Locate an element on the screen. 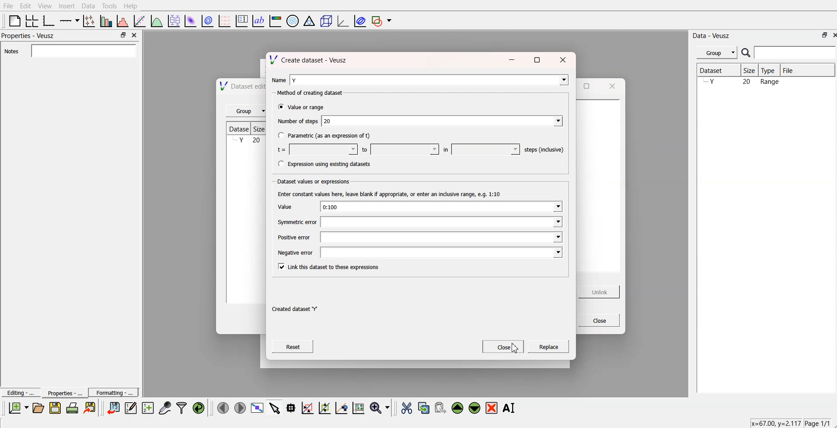 The width and height of the screenshot is (837, 428). histogram of dataset is located at coordinates (123, 21).